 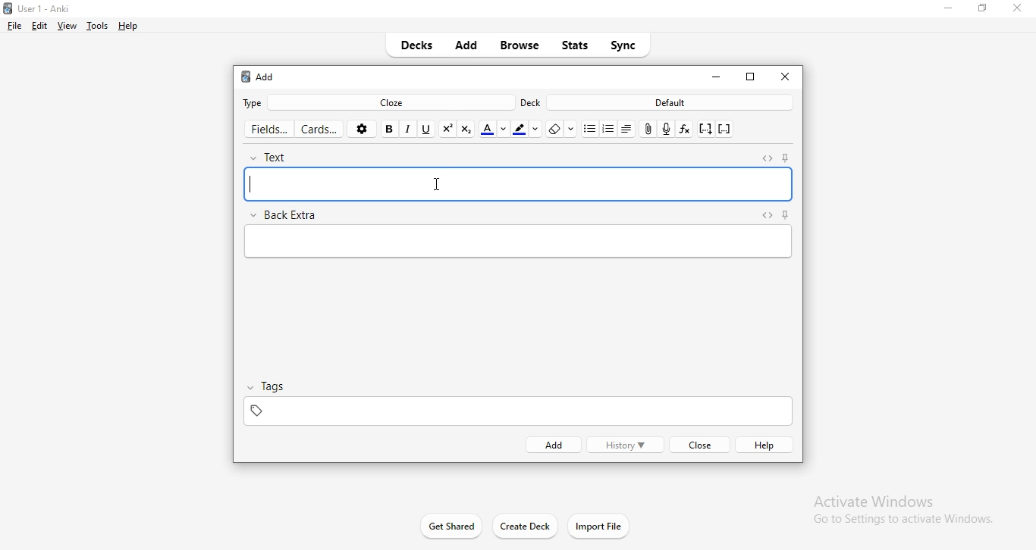 I want to click on edit, so click(x=39, y=26).